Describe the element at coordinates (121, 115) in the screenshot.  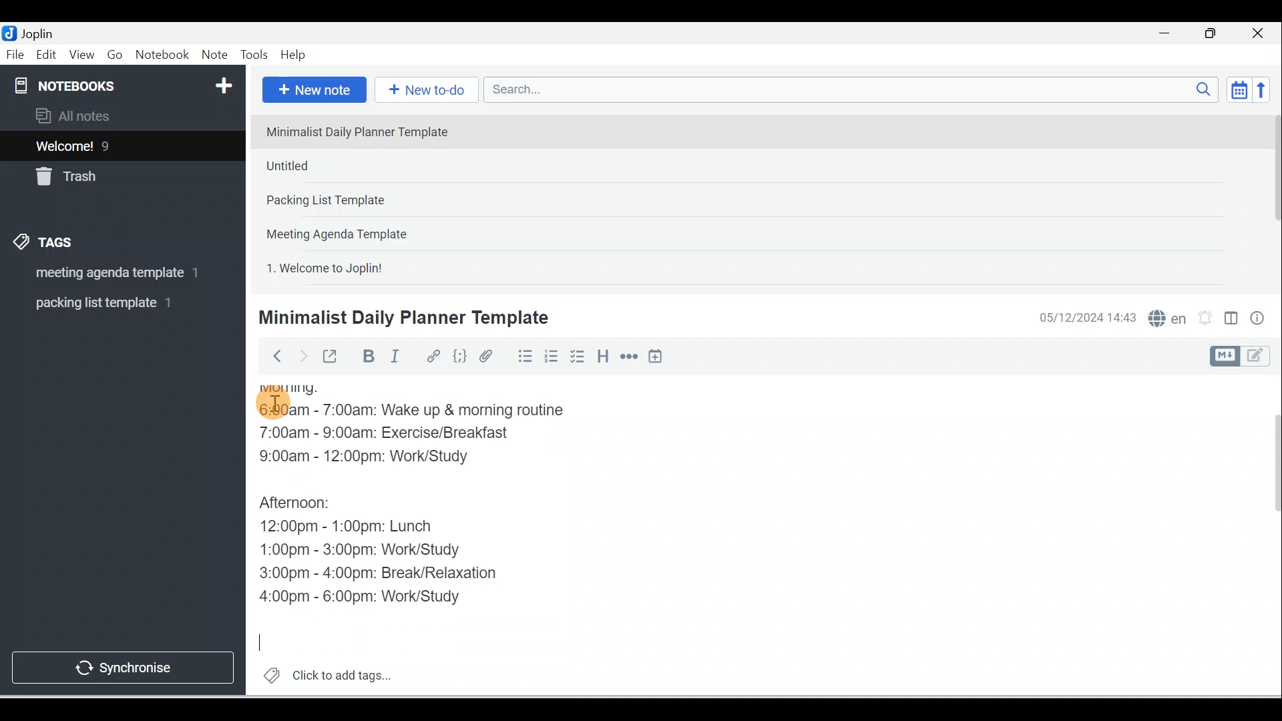
I see `All notes` at that location.